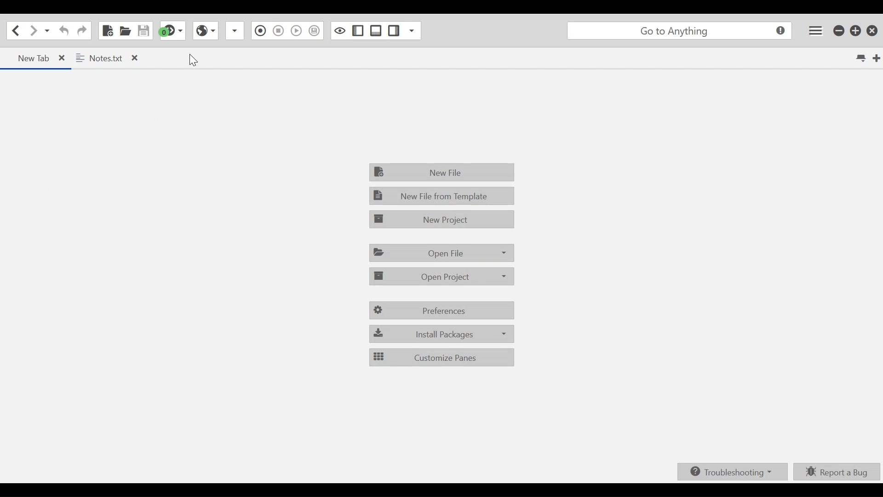  I want to click on Install Packages, so click(442, 334).